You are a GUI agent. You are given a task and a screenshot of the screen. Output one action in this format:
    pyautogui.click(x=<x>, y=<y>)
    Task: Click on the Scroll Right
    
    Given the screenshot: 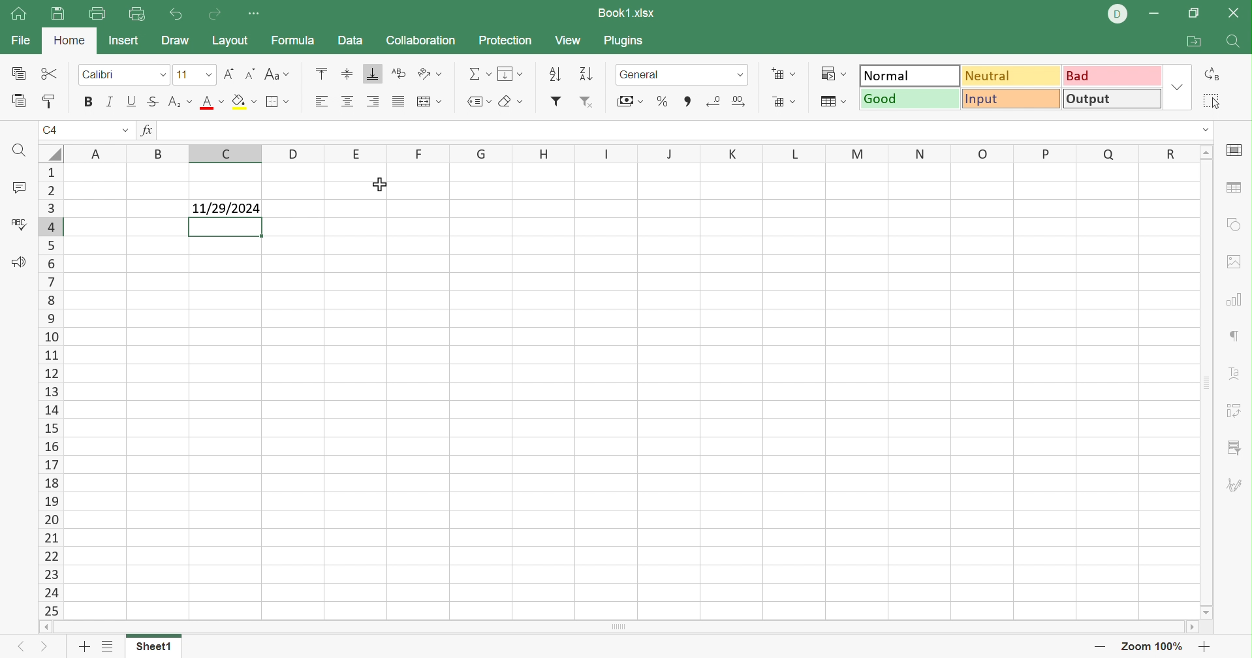 What is the action you would take?
    pyautogui.click(x=1190, y=627)
    